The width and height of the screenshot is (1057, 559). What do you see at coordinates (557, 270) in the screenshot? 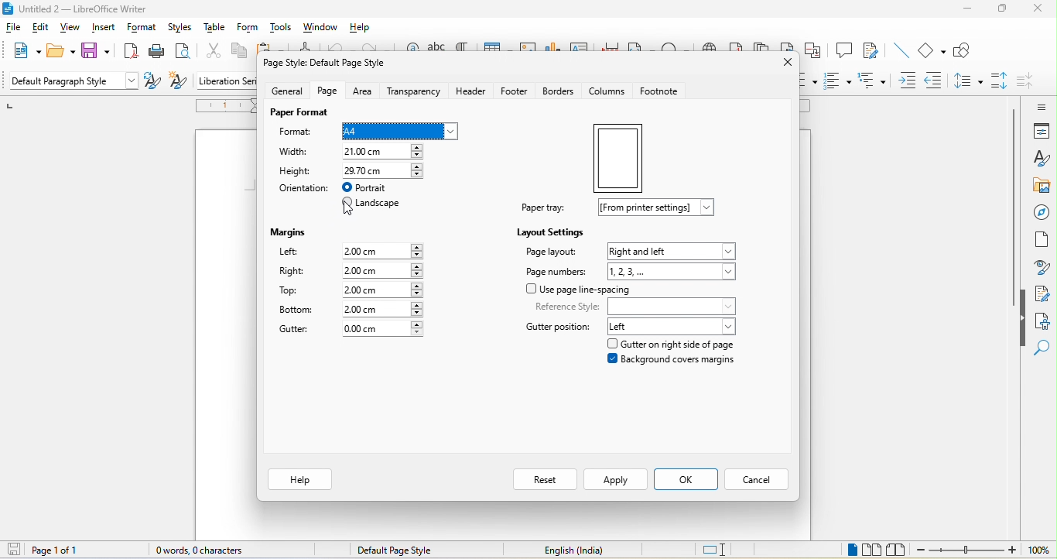
I see `page number` at bounding box center [557, 270].